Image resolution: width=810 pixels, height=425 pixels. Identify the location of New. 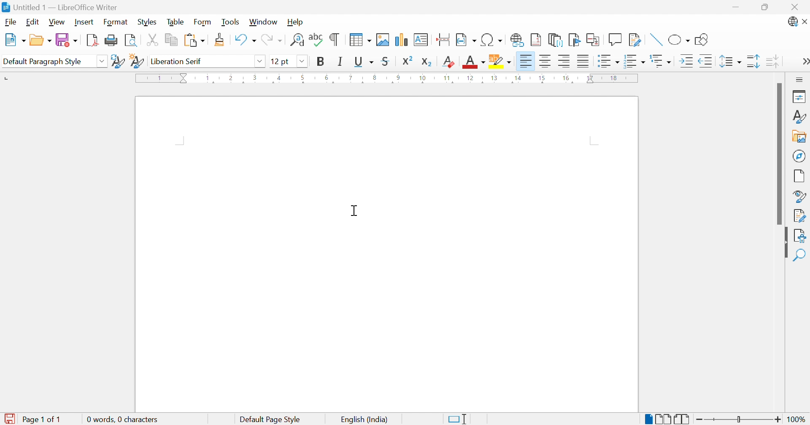
(14, 40).